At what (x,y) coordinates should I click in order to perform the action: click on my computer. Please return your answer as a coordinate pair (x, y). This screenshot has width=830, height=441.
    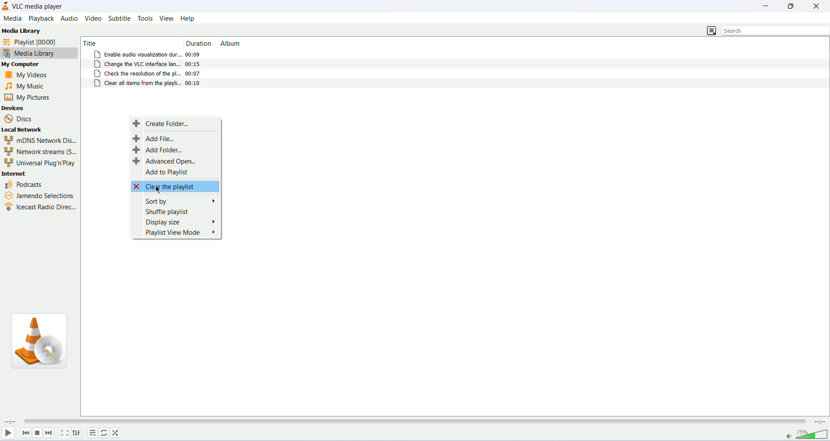
    Looking at the image, I should click on (22, 64).